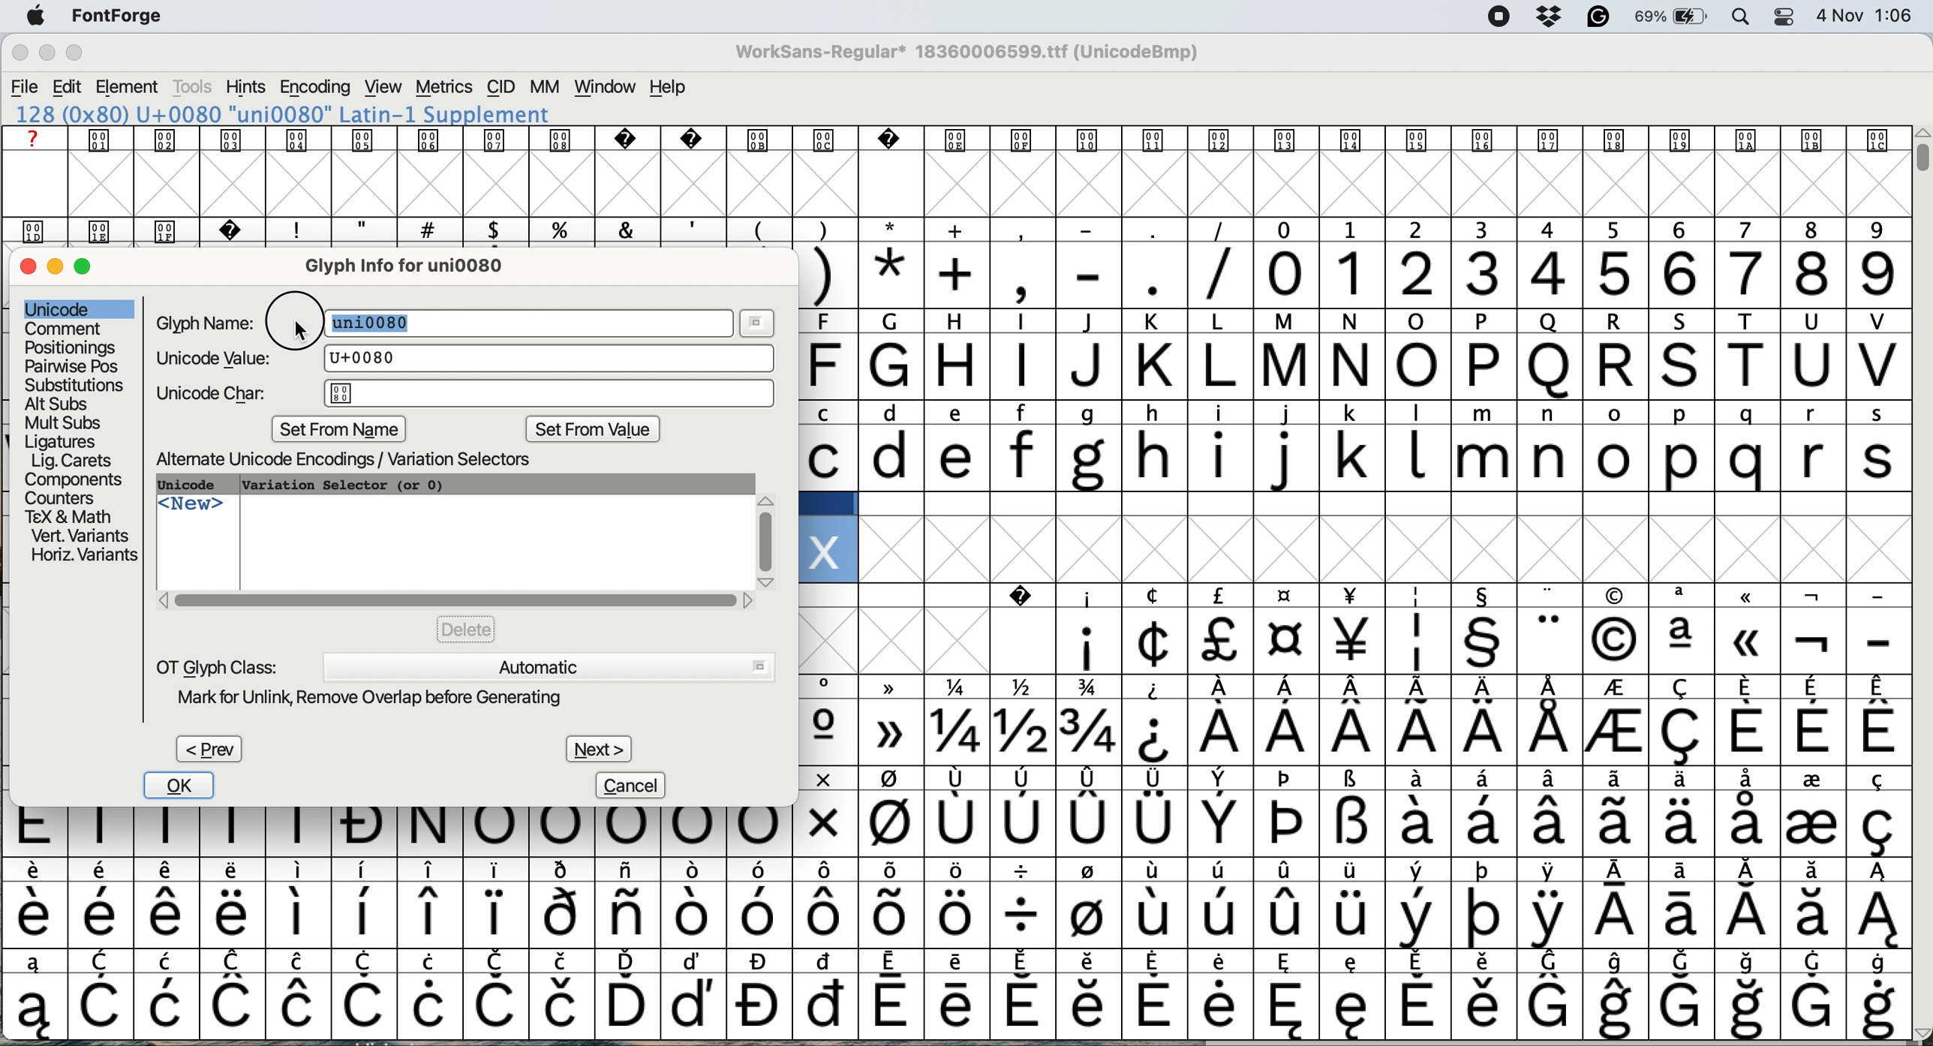 The width and height of the screenshot is (1933, 1046). I want to click on positionings, so click(71, 347).